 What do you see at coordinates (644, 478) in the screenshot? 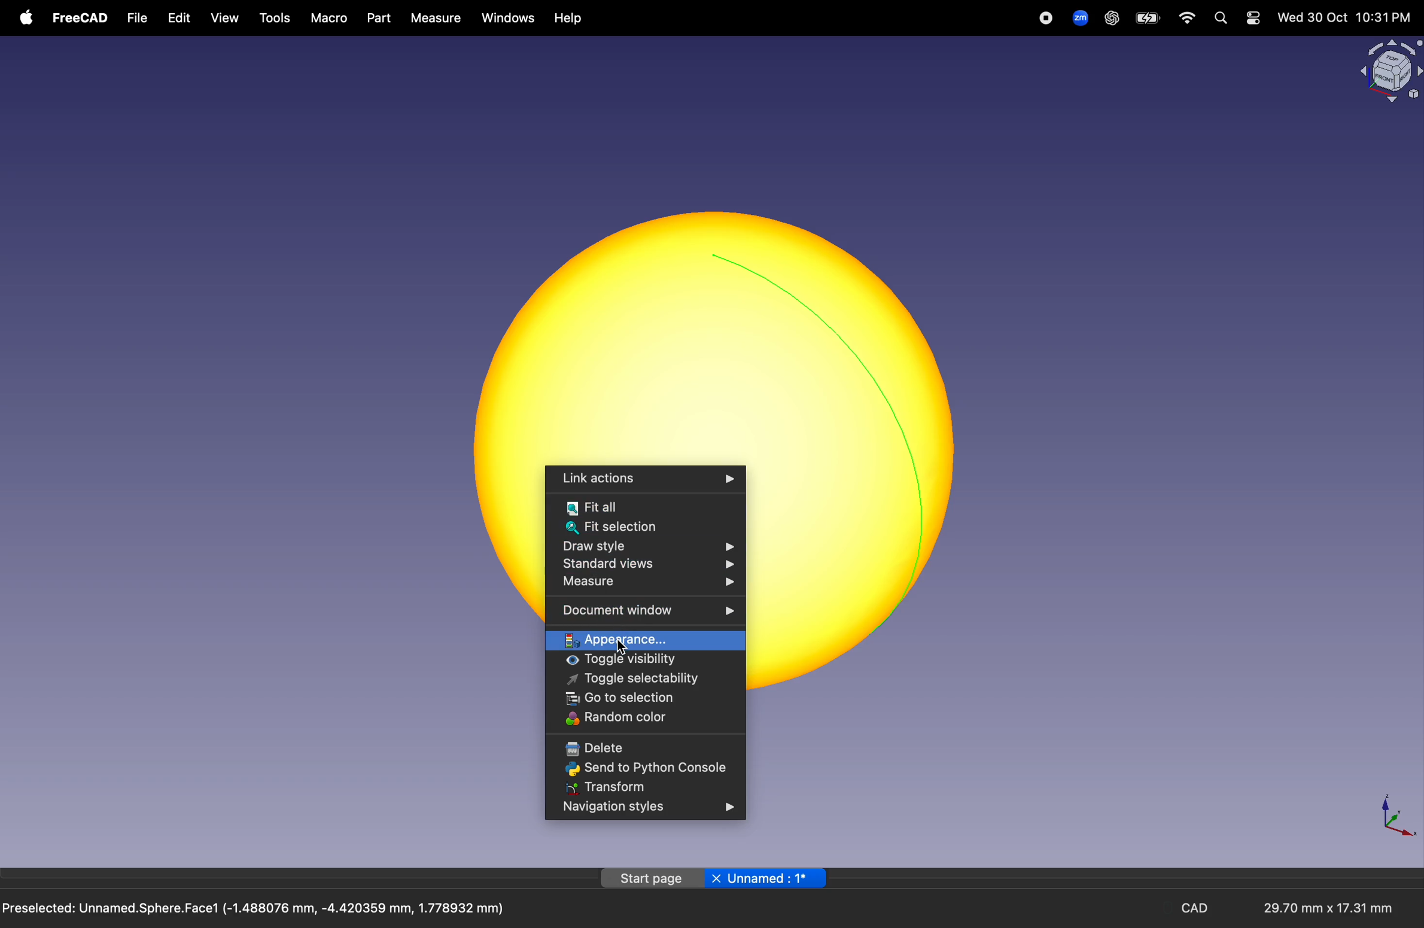
I see `link actions` at bounding box center [644, 478].